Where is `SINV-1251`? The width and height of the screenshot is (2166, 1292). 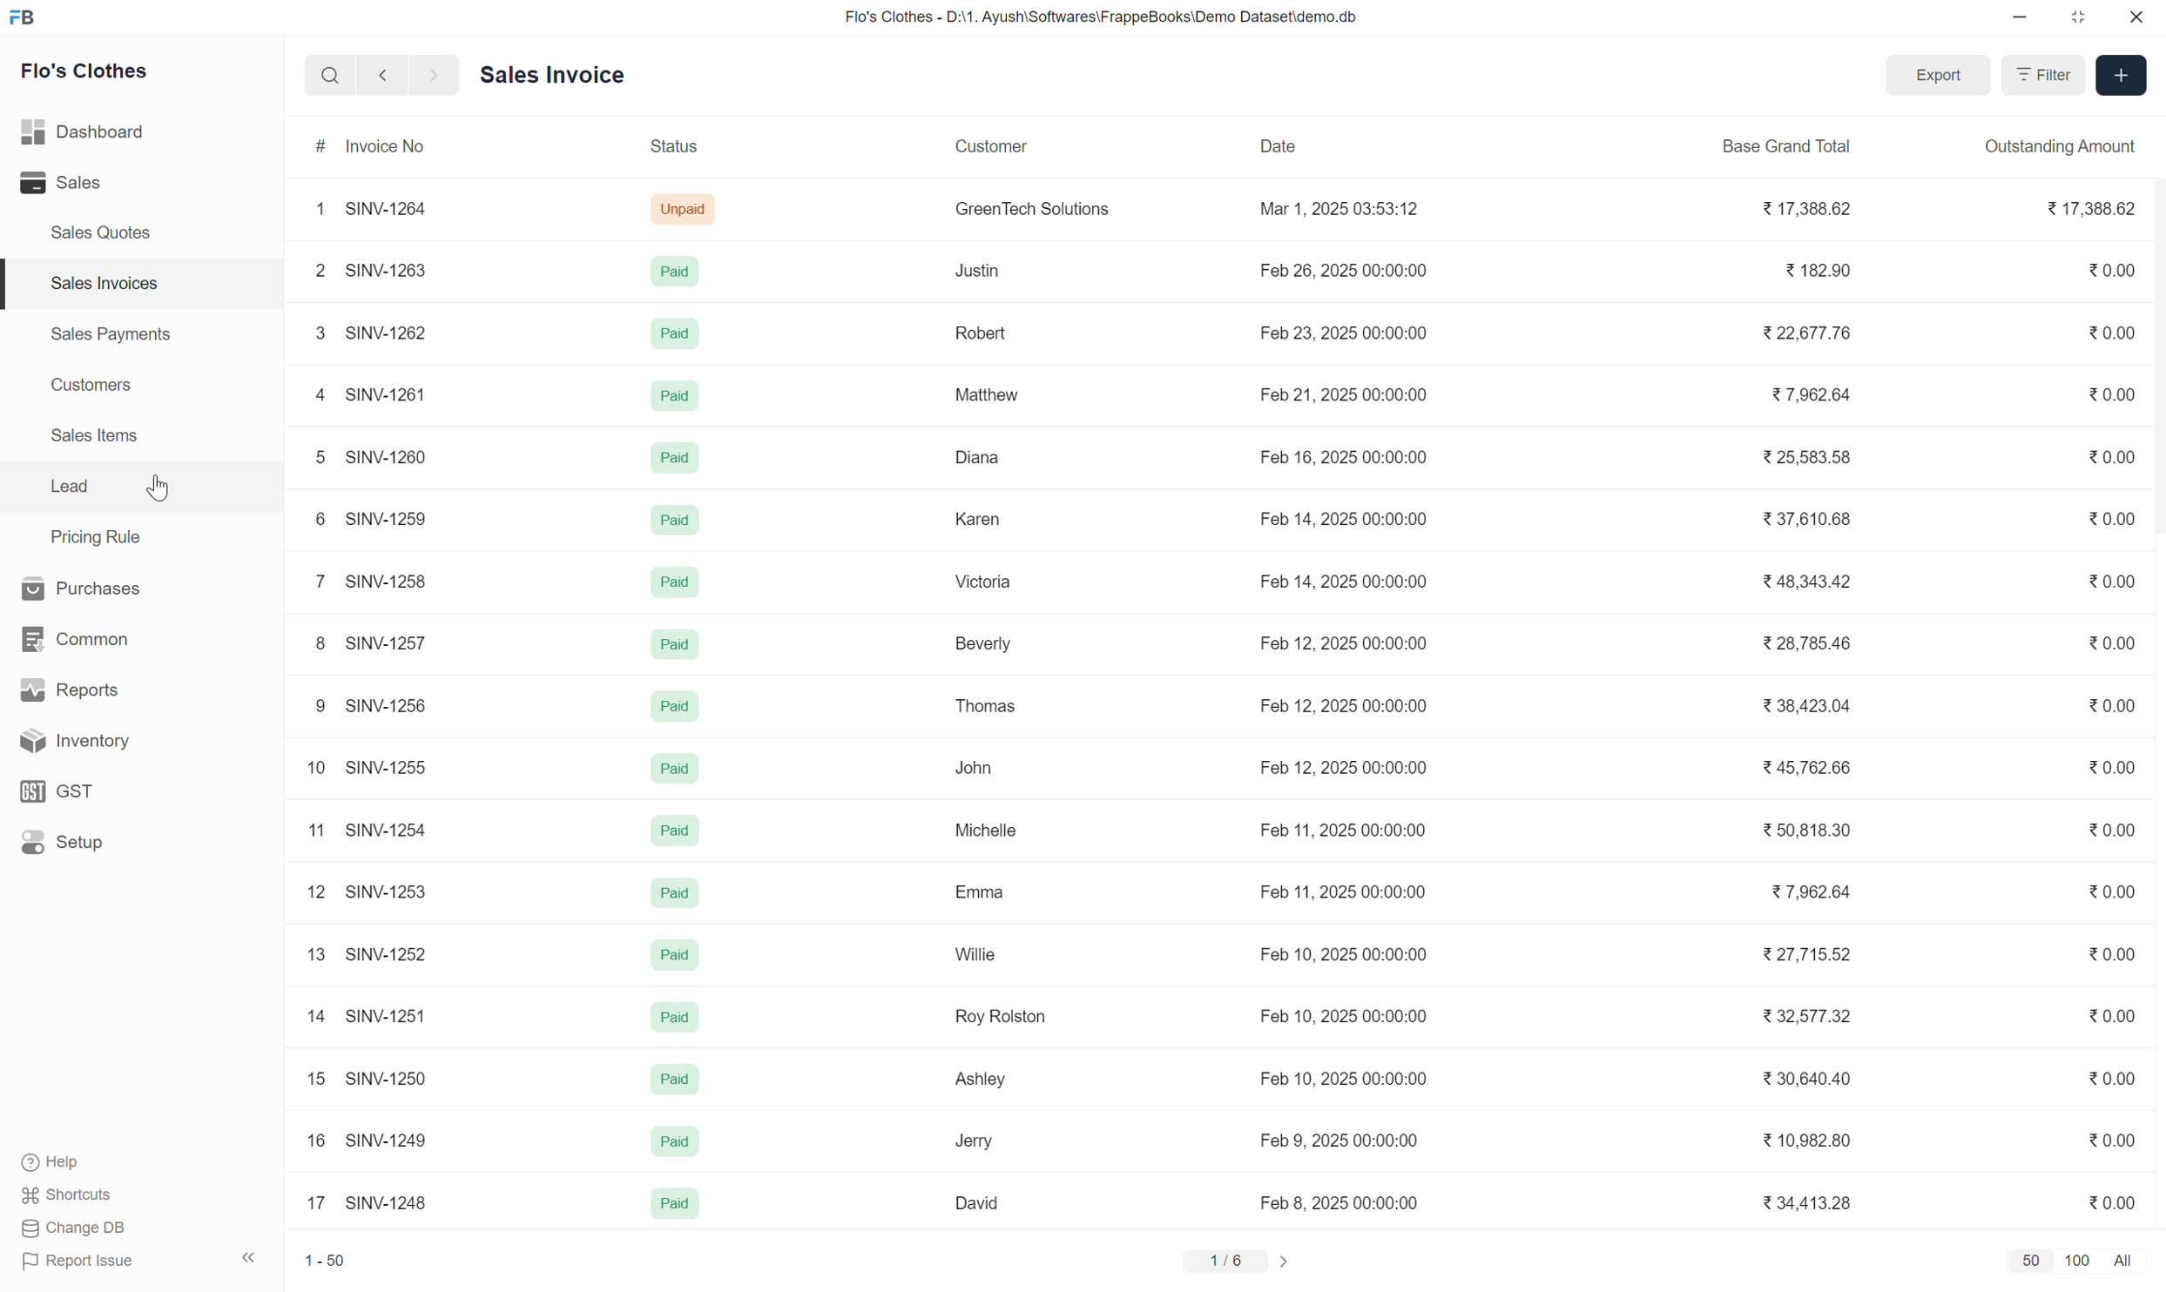 SINV-1251 is located at coordinates (392, 1016).